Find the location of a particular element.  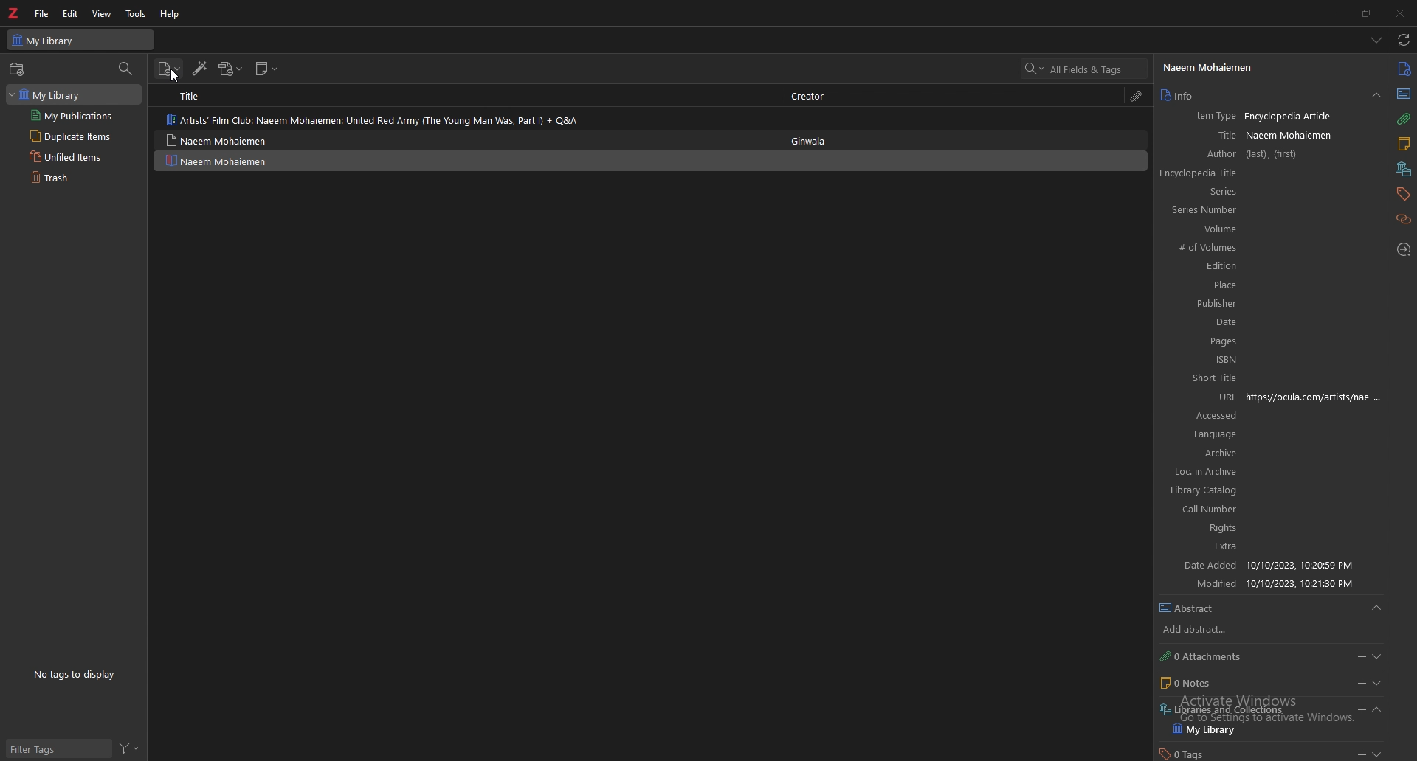

expand section is located at coordinates (1379, 683).